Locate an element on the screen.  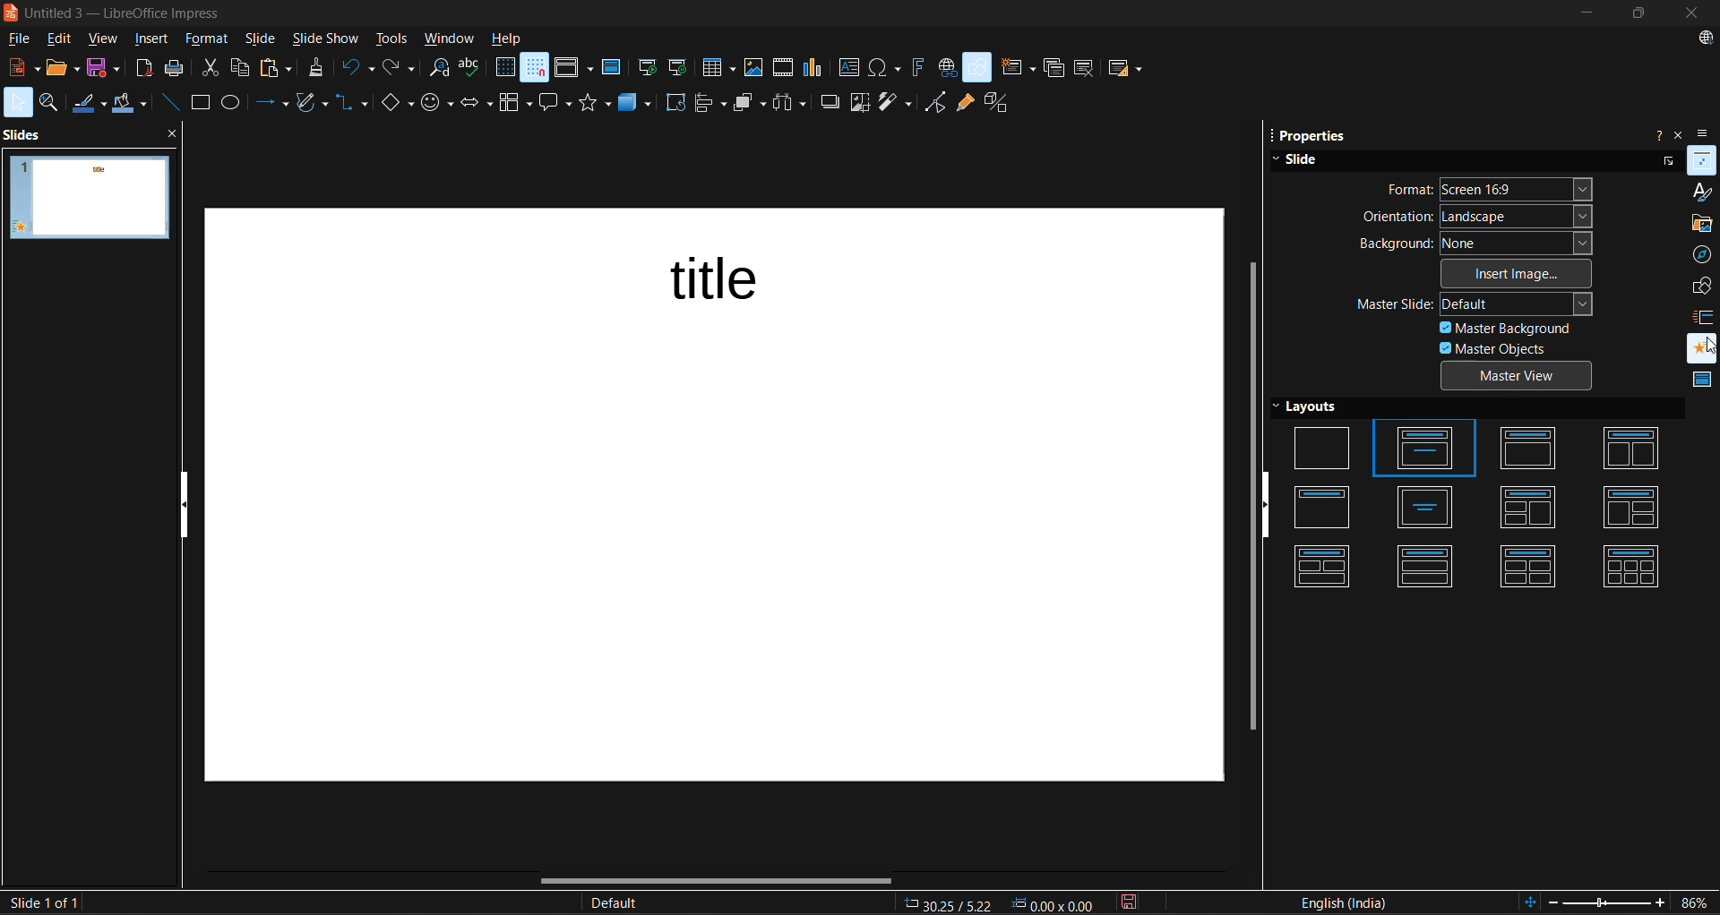
start from current slide is located at coordinates (676, 67).